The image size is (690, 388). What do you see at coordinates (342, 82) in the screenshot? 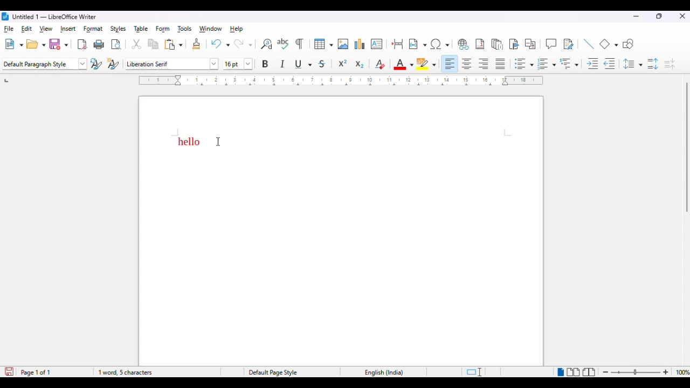
I see `ruler` at bounding box center [342, 82].